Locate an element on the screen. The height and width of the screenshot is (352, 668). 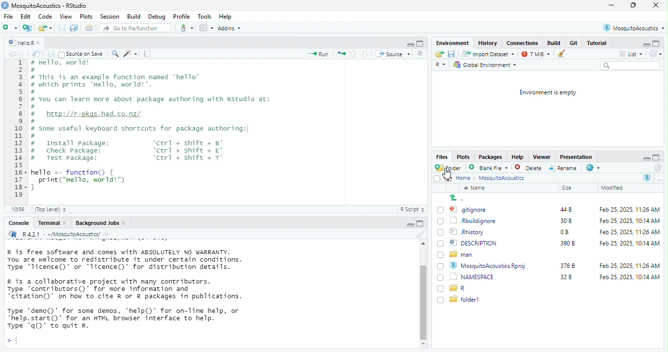
hide console is located at coordinates (656, 43).